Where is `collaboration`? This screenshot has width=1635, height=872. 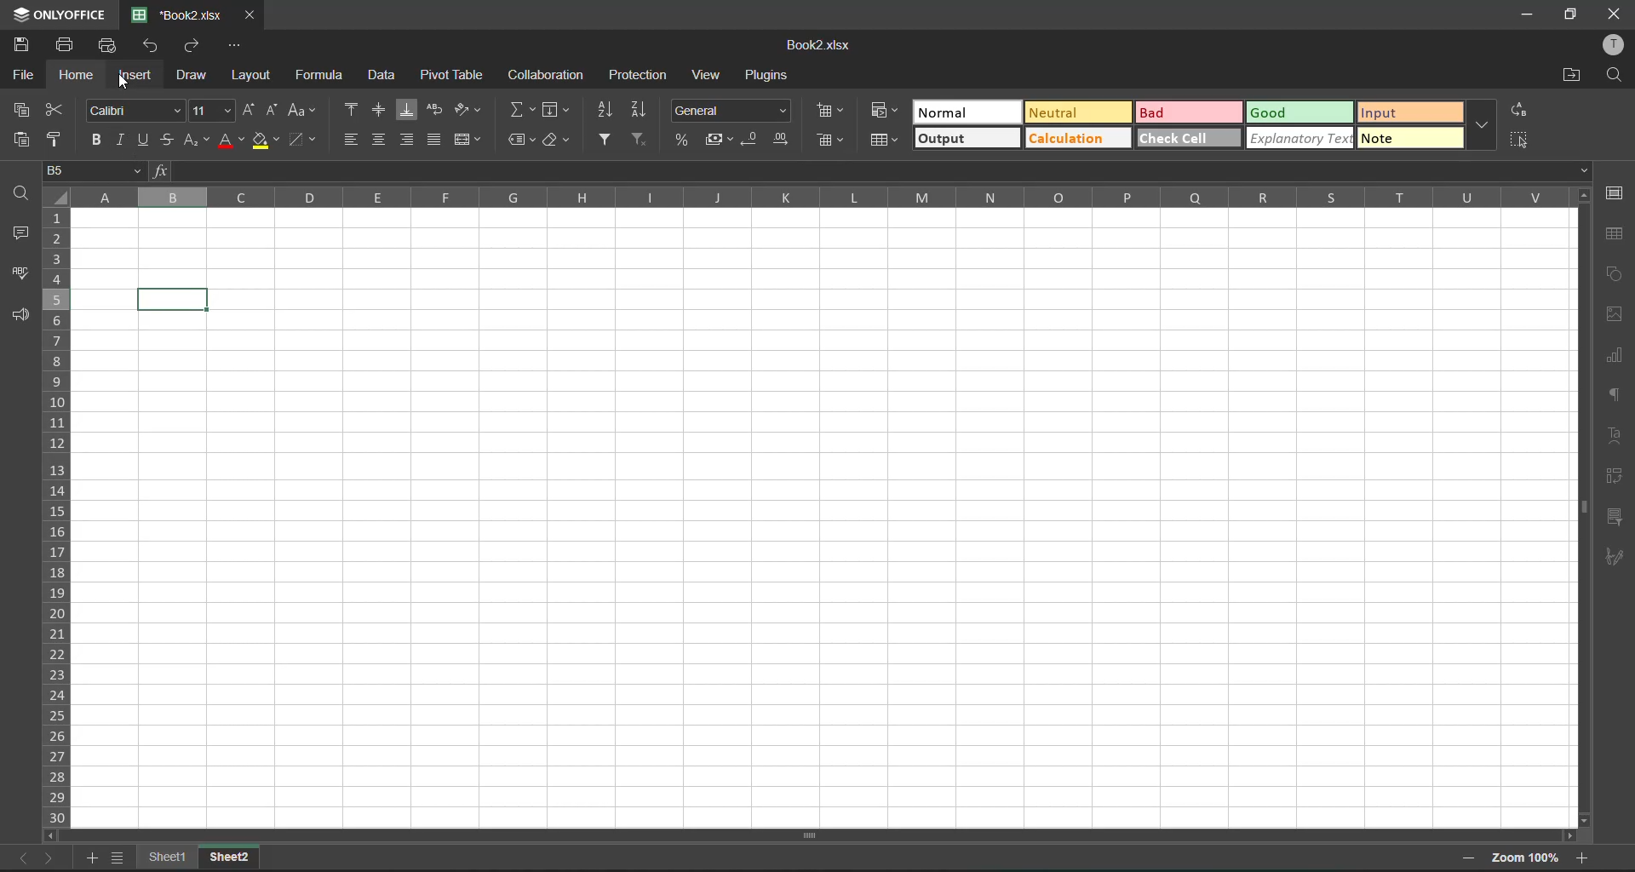
collaboration is located at coordinates (546, 73).